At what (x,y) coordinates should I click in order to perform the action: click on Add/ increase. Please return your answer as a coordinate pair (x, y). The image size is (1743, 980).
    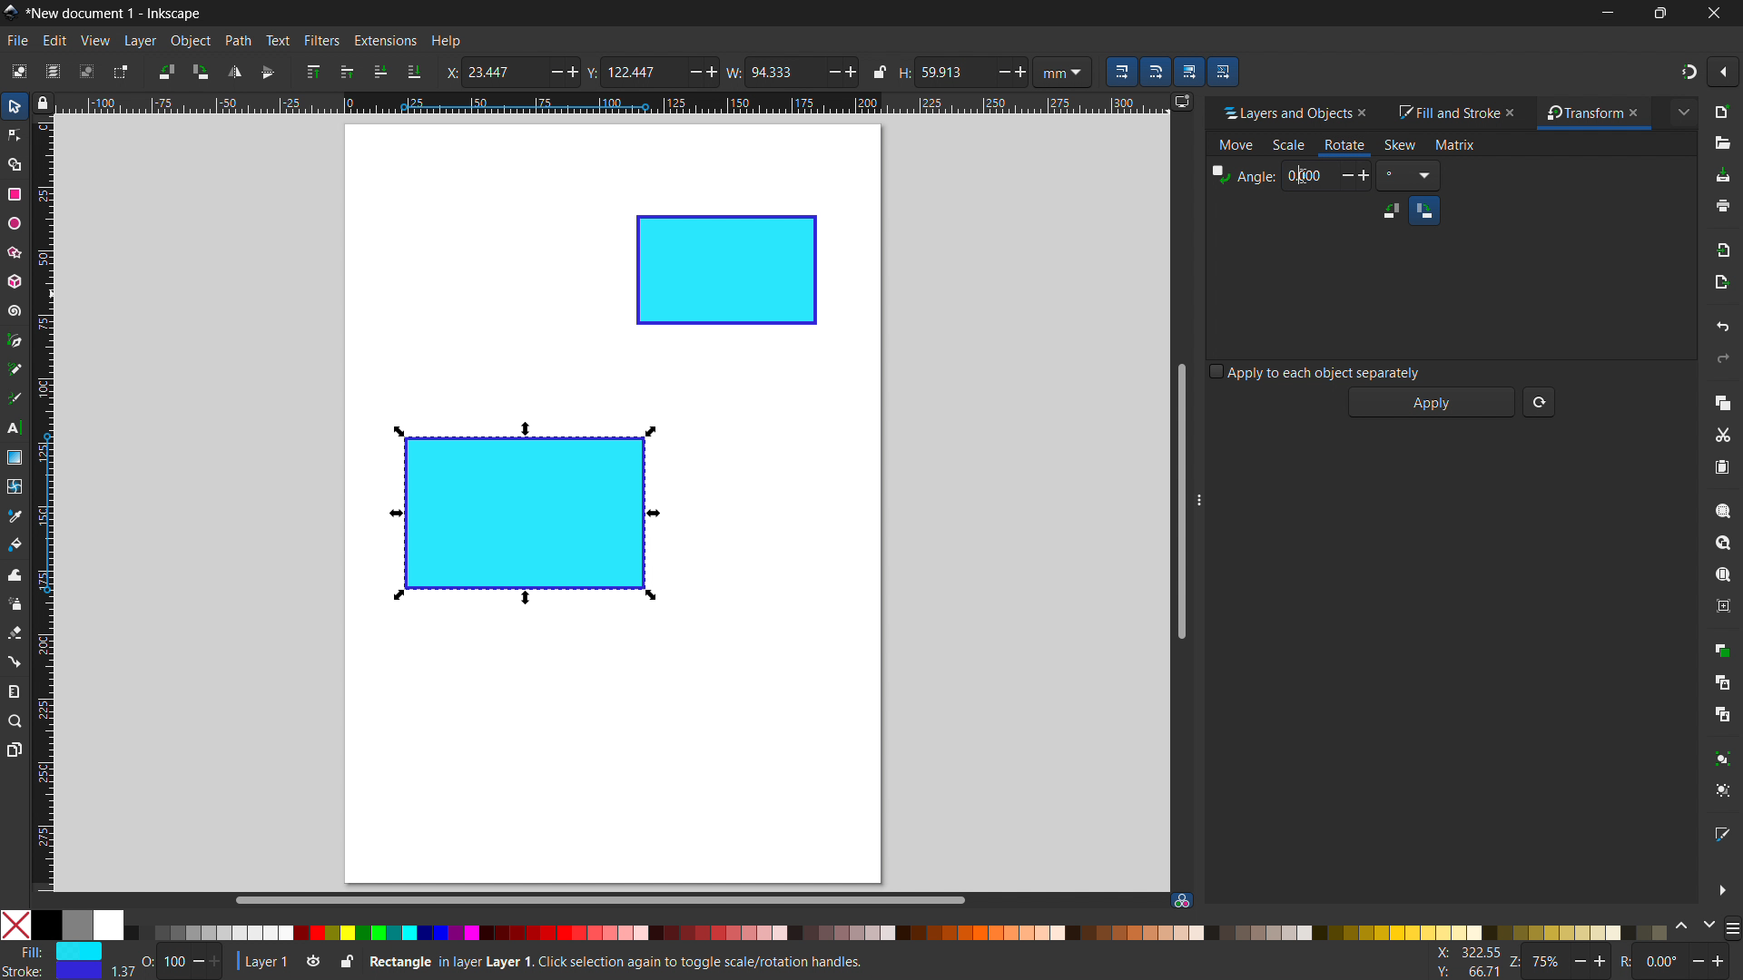
    Looking at the image, I should click on (571, 72).